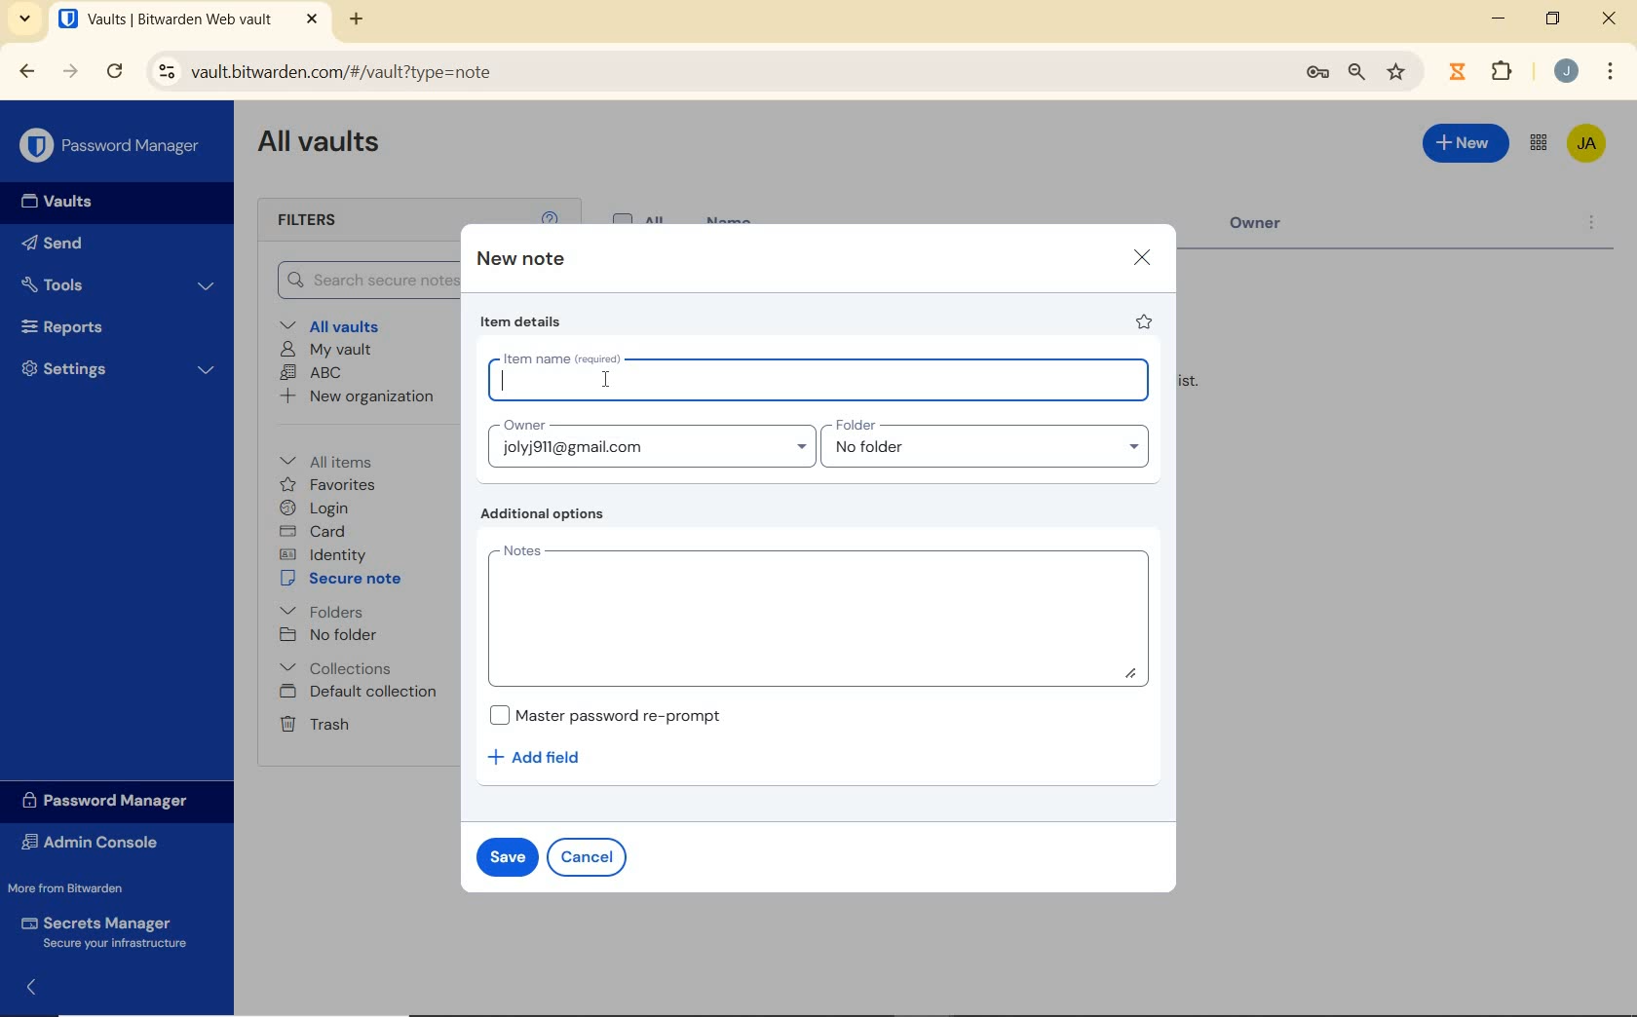  I want to click on favorite, so click(1146, 321).